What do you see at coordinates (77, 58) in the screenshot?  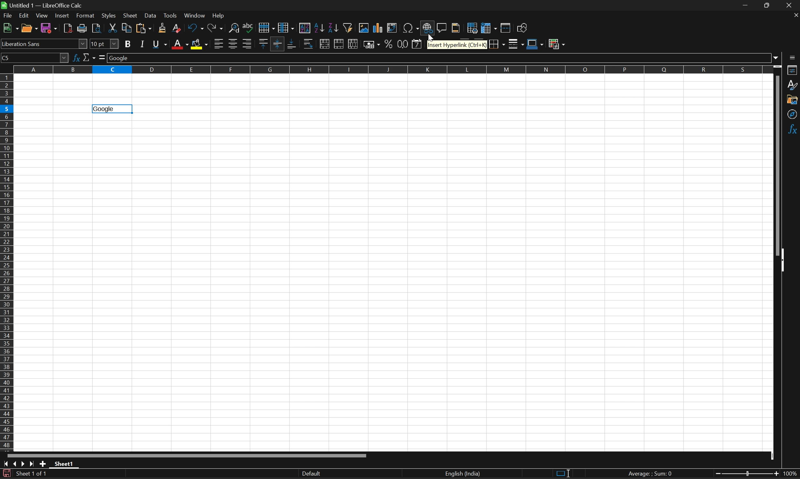 I see `Function wizard` at bounding box center [77, 58].